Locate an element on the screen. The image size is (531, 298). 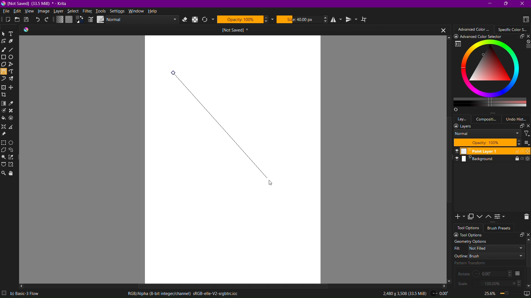
Tools is located at coordinates (101, 11).